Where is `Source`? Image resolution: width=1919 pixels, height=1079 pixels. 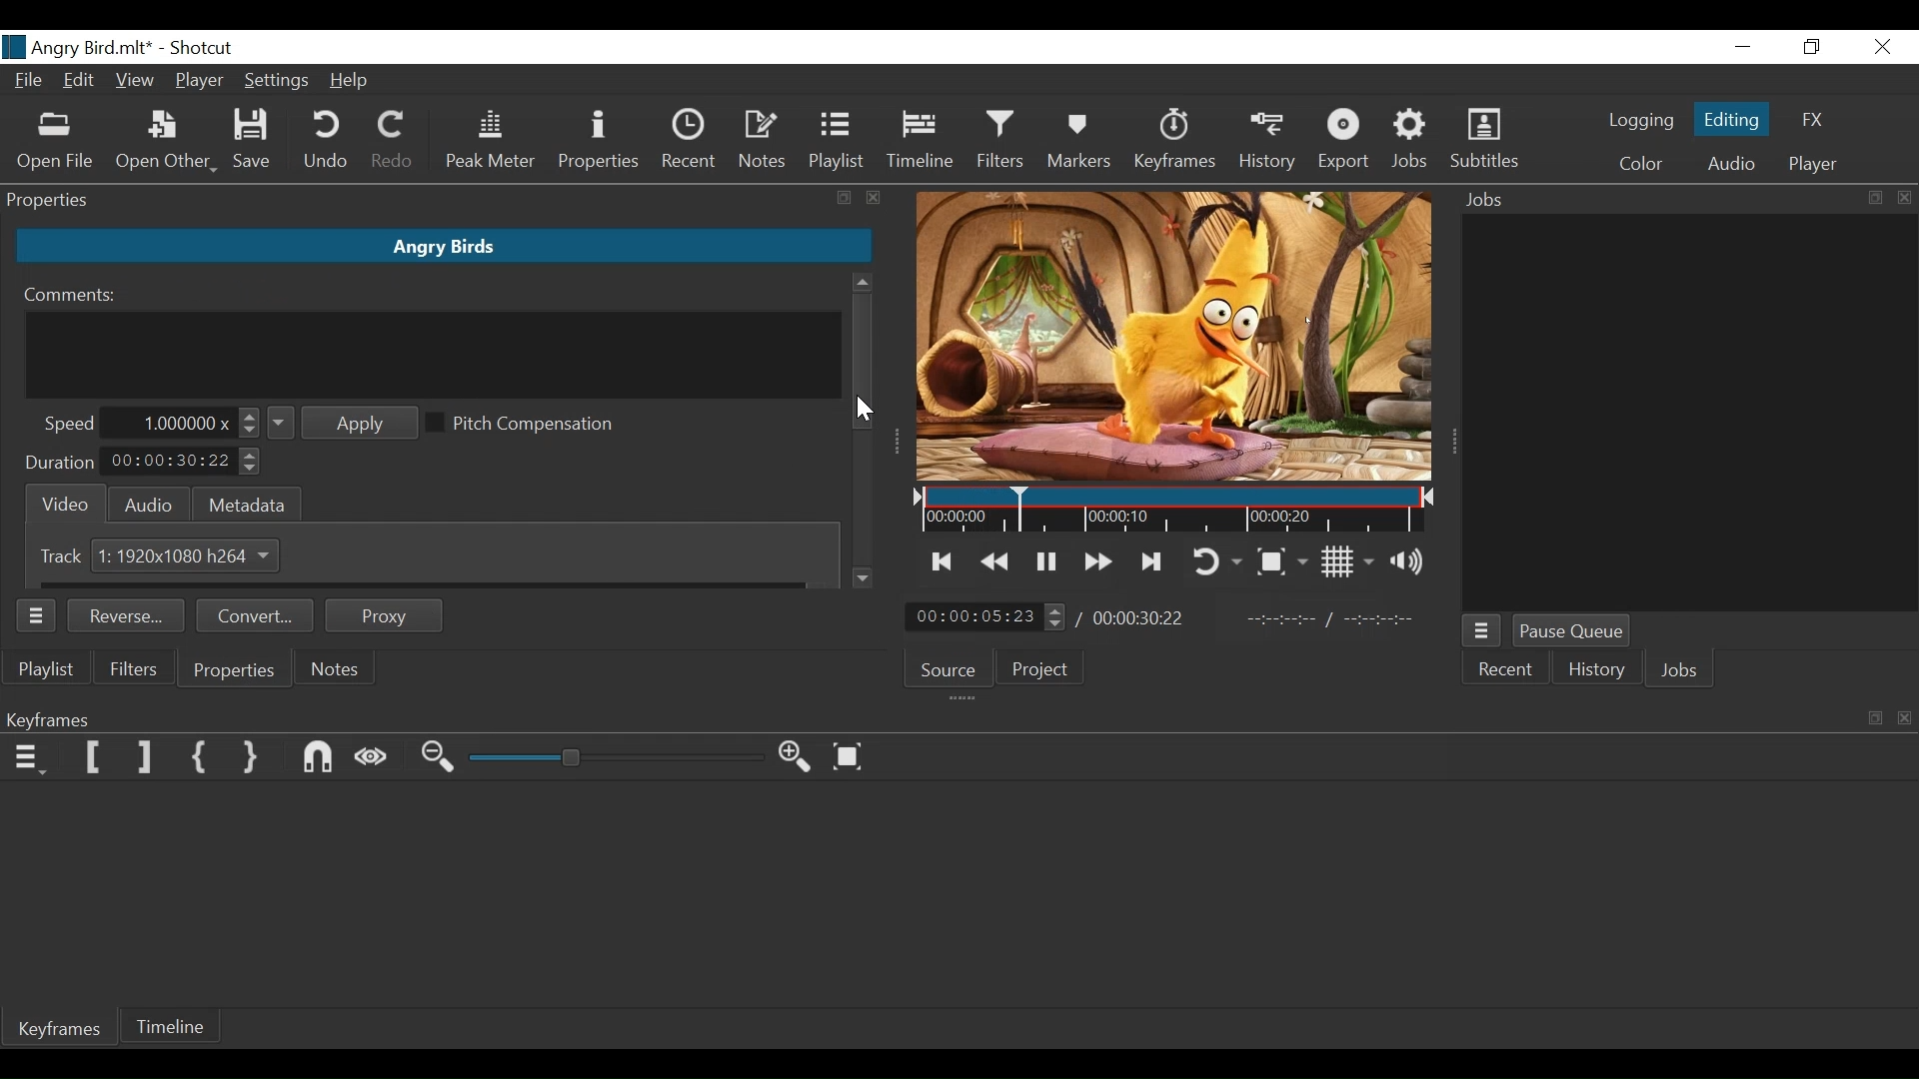
Source is located at coordinates (950, 667).